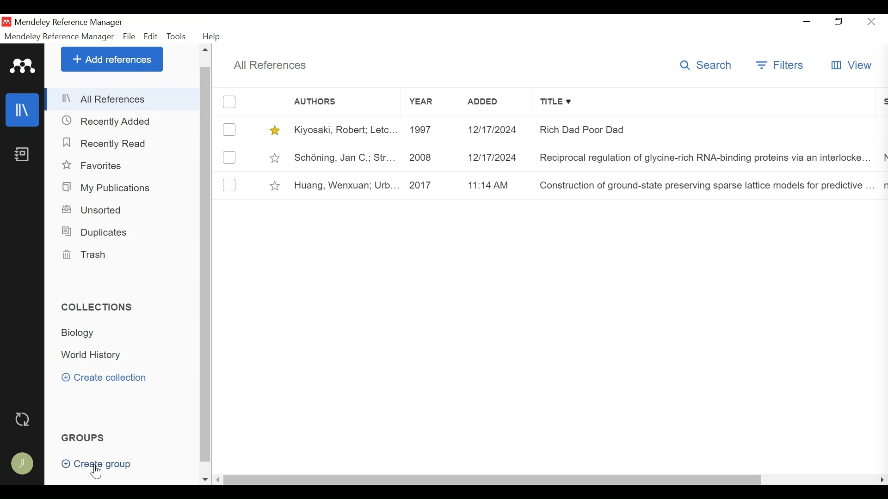 The image size is (888, 499). I want to click on 1997, so click(429, 130).